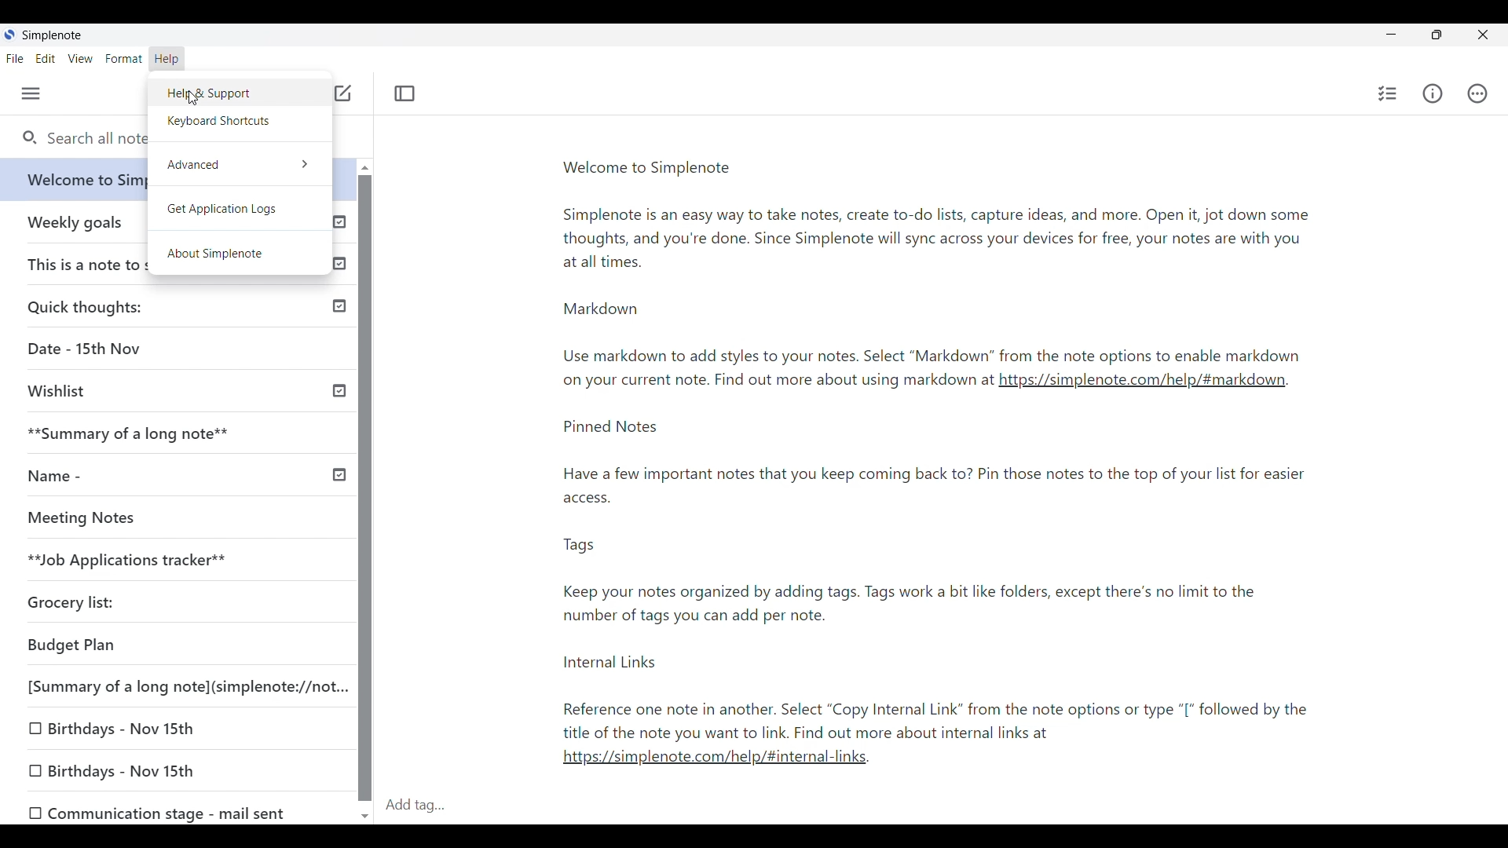  I want to click on Info, so click(1433, 93).